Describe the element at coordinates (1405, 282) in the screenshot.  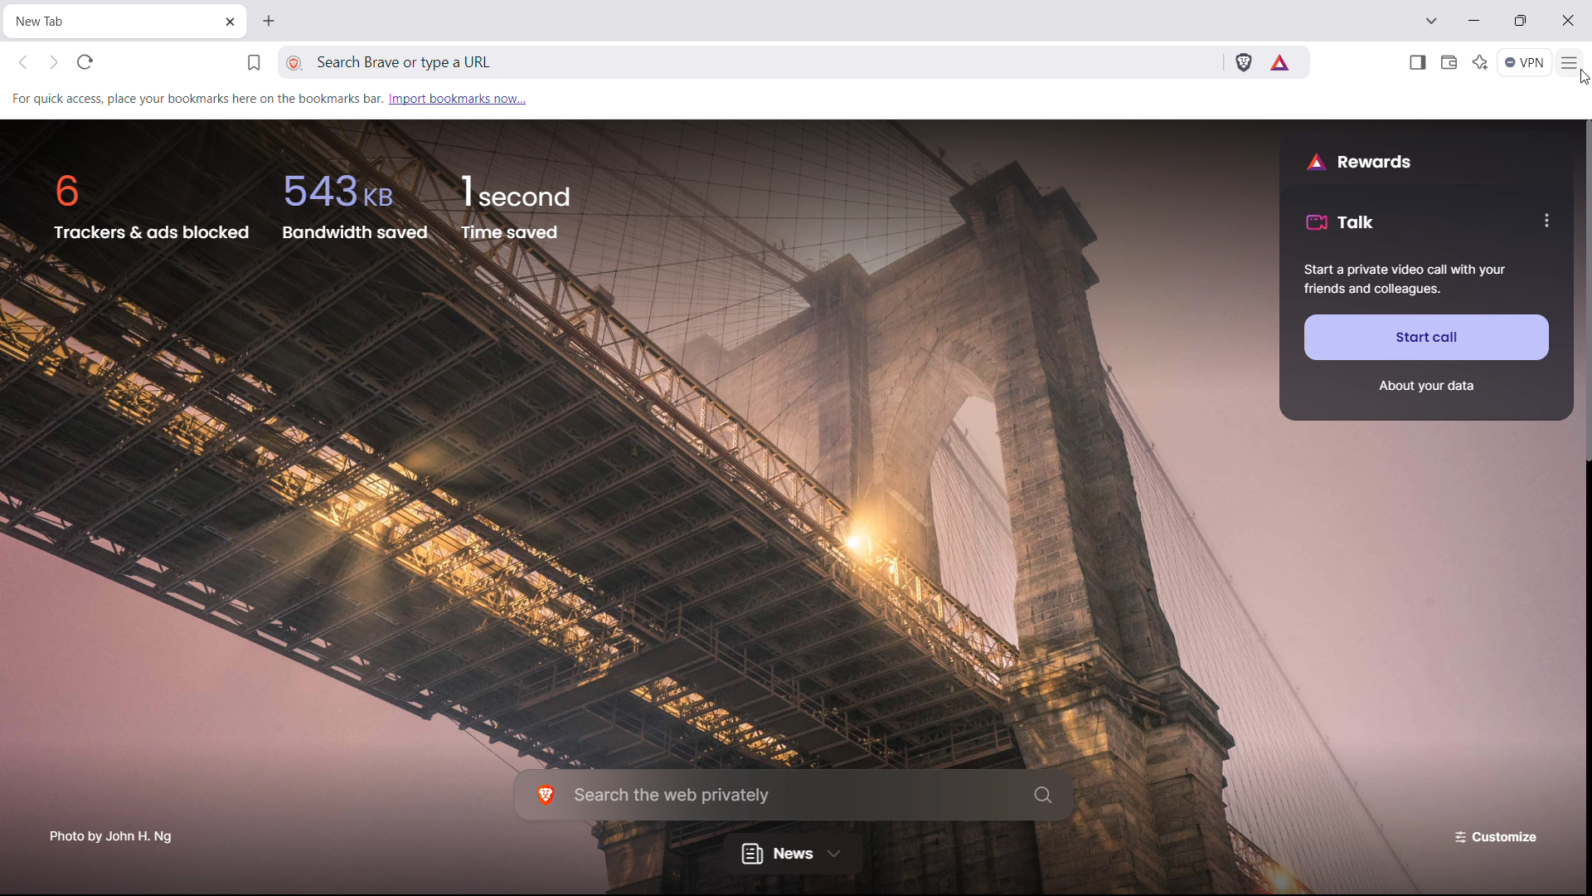
I see `Start a private video call with your
friends and colleagues.` at that location.